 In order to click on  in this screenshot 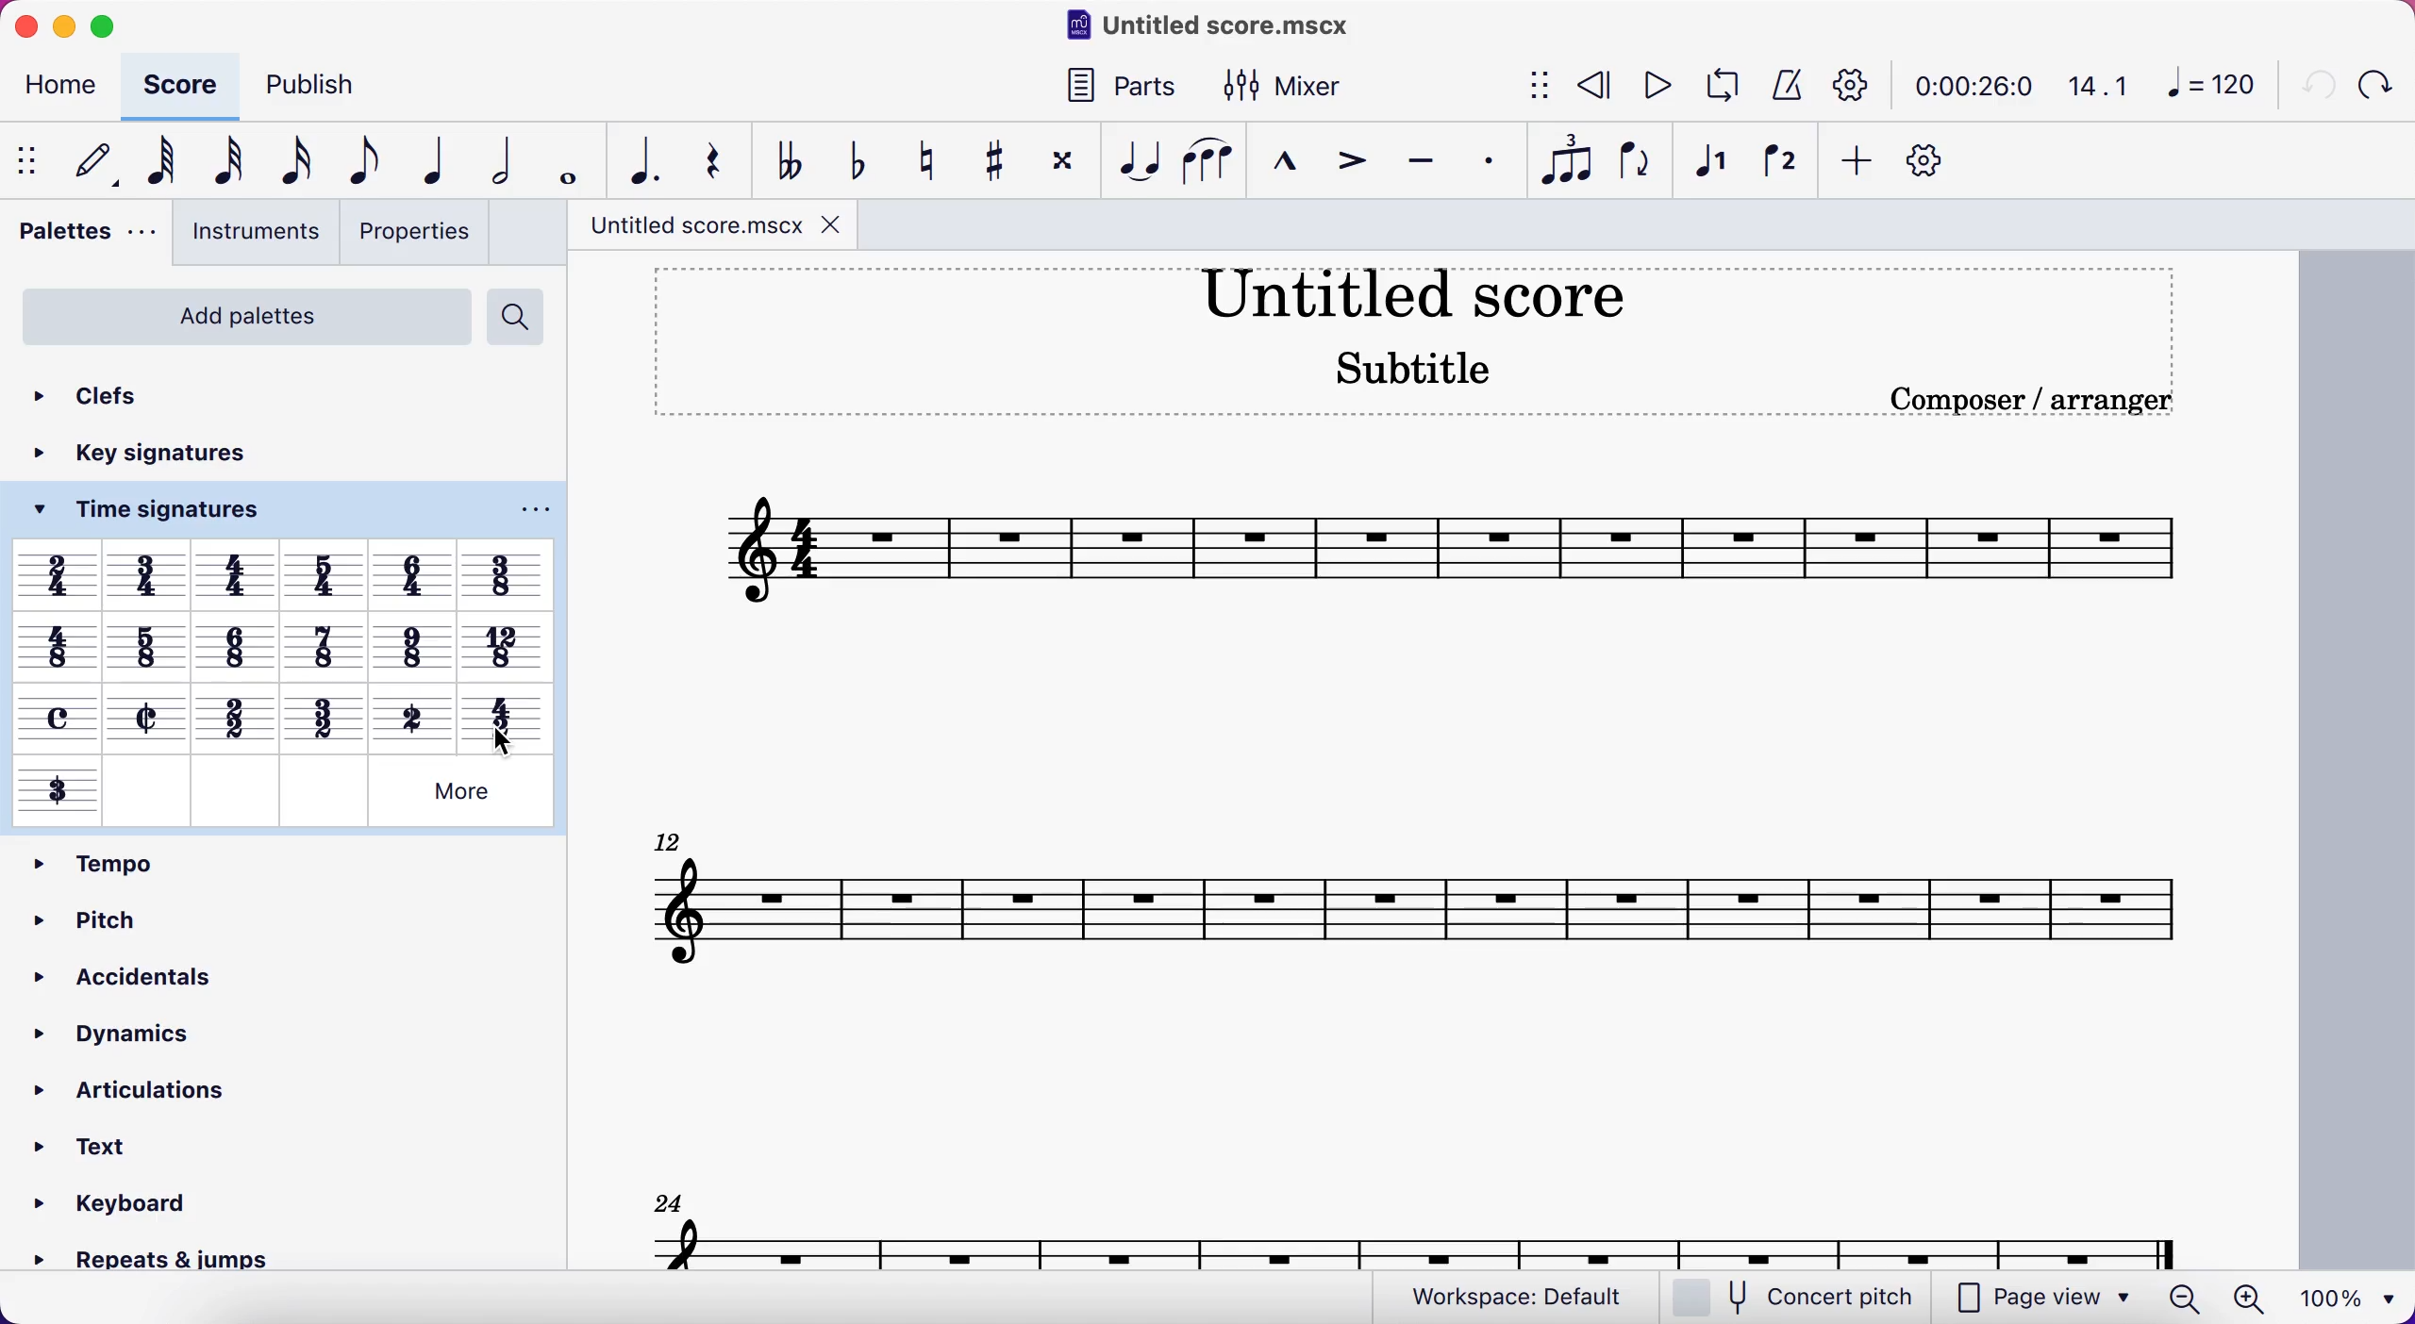, I will do `click(58, 717)`.